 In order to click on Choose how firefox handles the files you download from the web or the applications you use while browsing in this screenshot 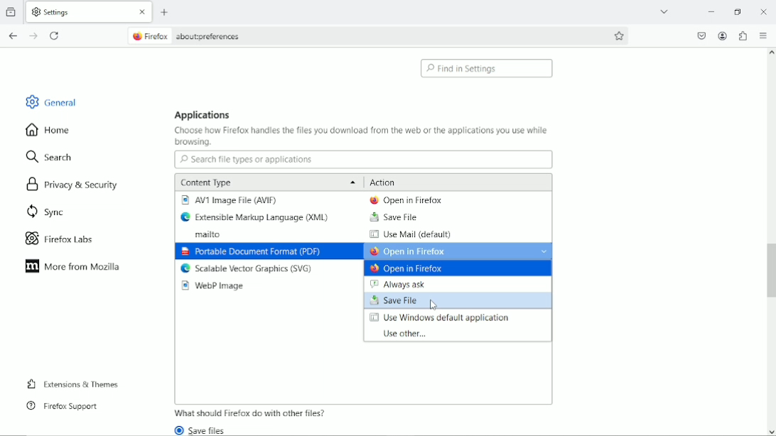, I will do `click(362, 137)`.